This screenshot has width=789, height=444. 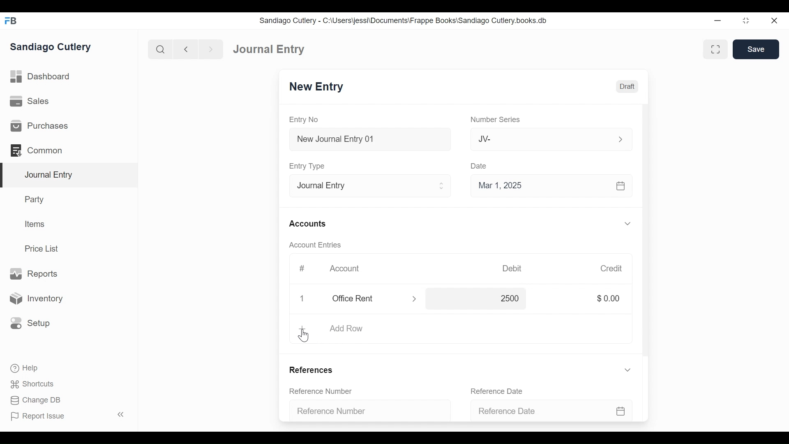 What do you see at coordinates (747, 20) in the screenshot?
I see `maximize` at bounding box center [747, 20].